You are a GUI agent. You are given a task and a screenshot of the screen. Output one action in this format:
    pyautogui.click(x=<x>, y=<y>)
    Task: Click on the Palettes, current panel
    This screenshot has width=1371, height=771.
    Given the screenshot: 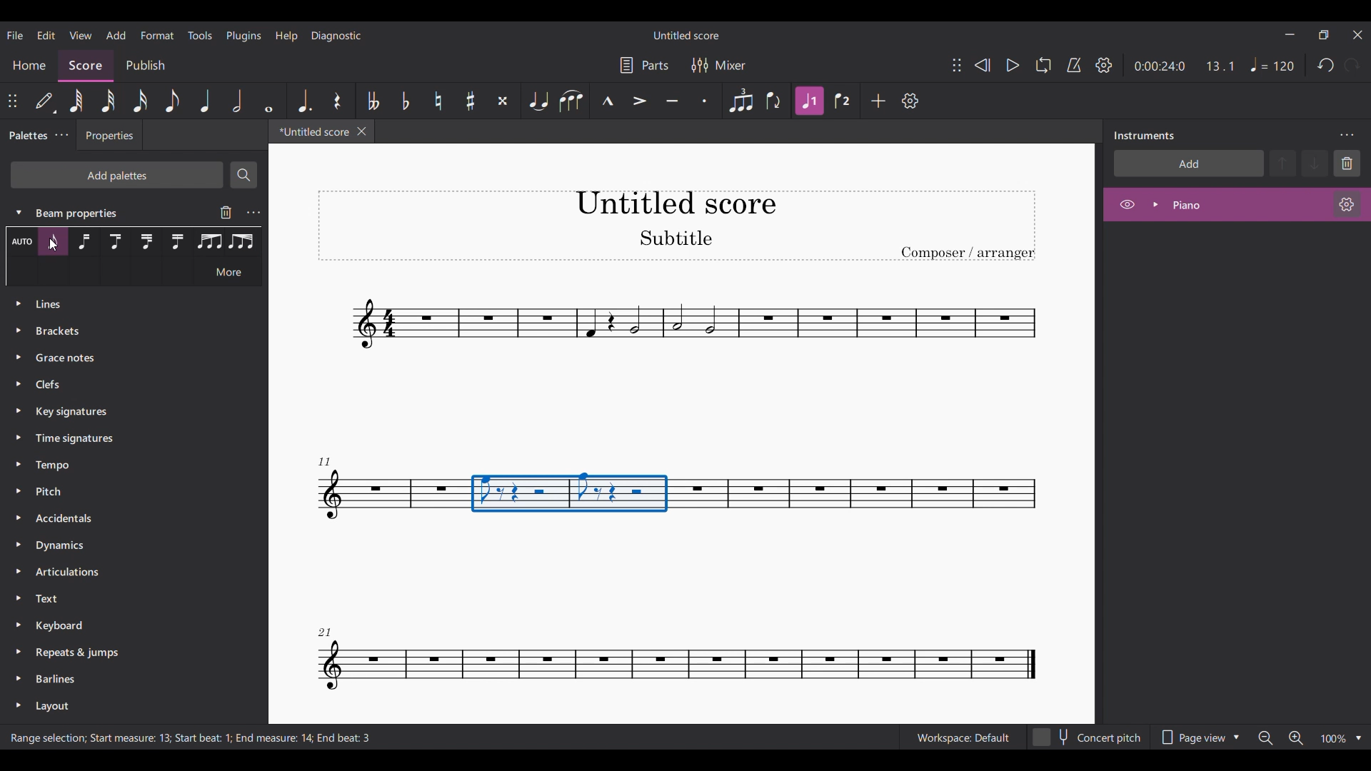 What is the action you would take?
    pyautogui.click(x=25, y=137)
    